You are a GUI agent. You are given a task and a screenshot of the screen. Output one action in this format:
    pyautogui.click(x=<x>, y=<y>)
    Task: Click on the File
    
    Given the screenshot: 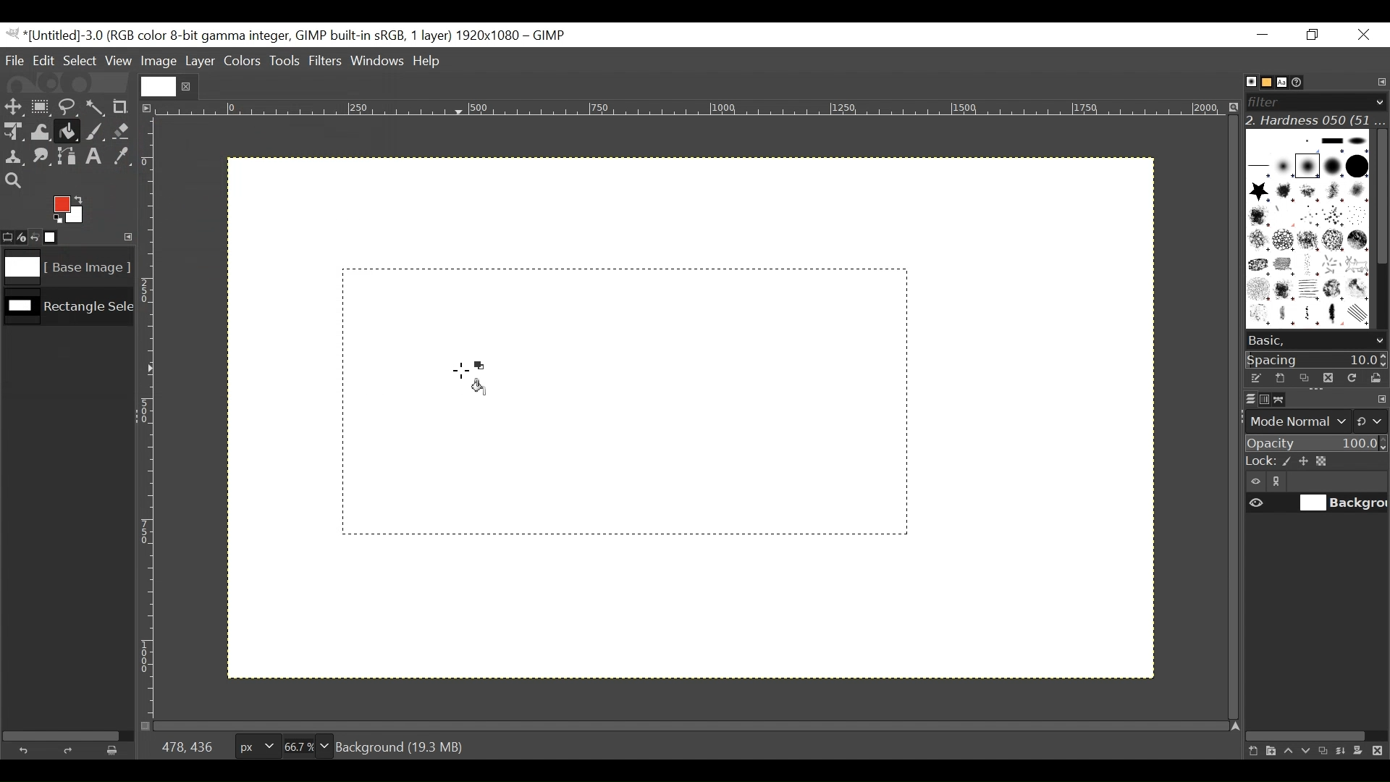 What is the action you would take?
    pyautogui.click(x=16, y=60)
    